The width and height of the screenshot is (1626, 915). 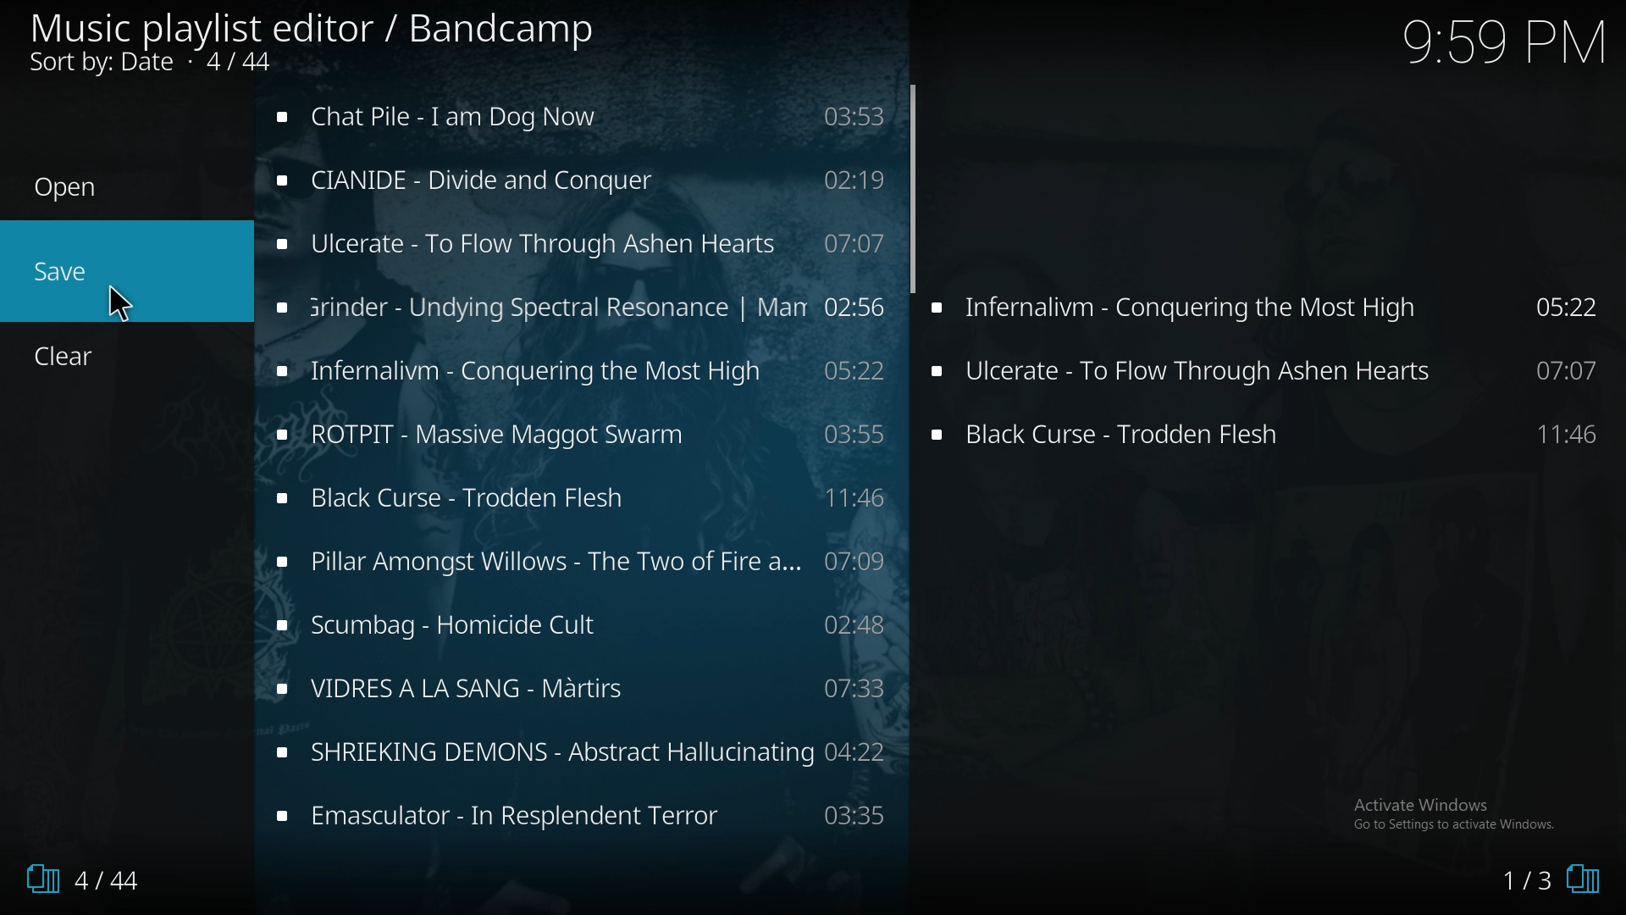 What do you see at coordinates (581, 629) in the screenshot?
I see `music` at bounding box center [581, 629].